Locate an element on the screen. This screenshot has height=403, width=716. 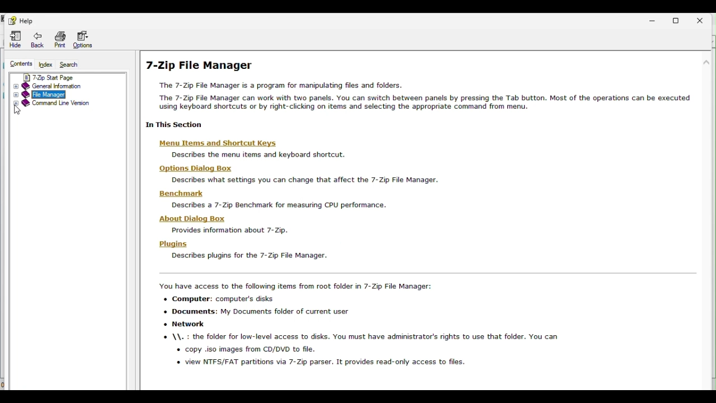
Help  is located at coordinates (21, 18).